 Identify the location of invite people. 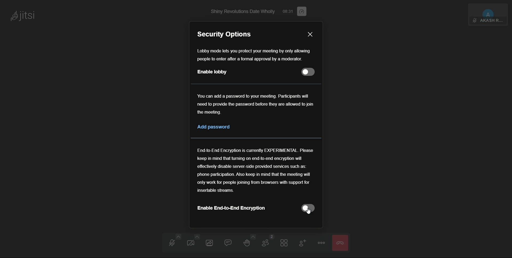
(302, 242).